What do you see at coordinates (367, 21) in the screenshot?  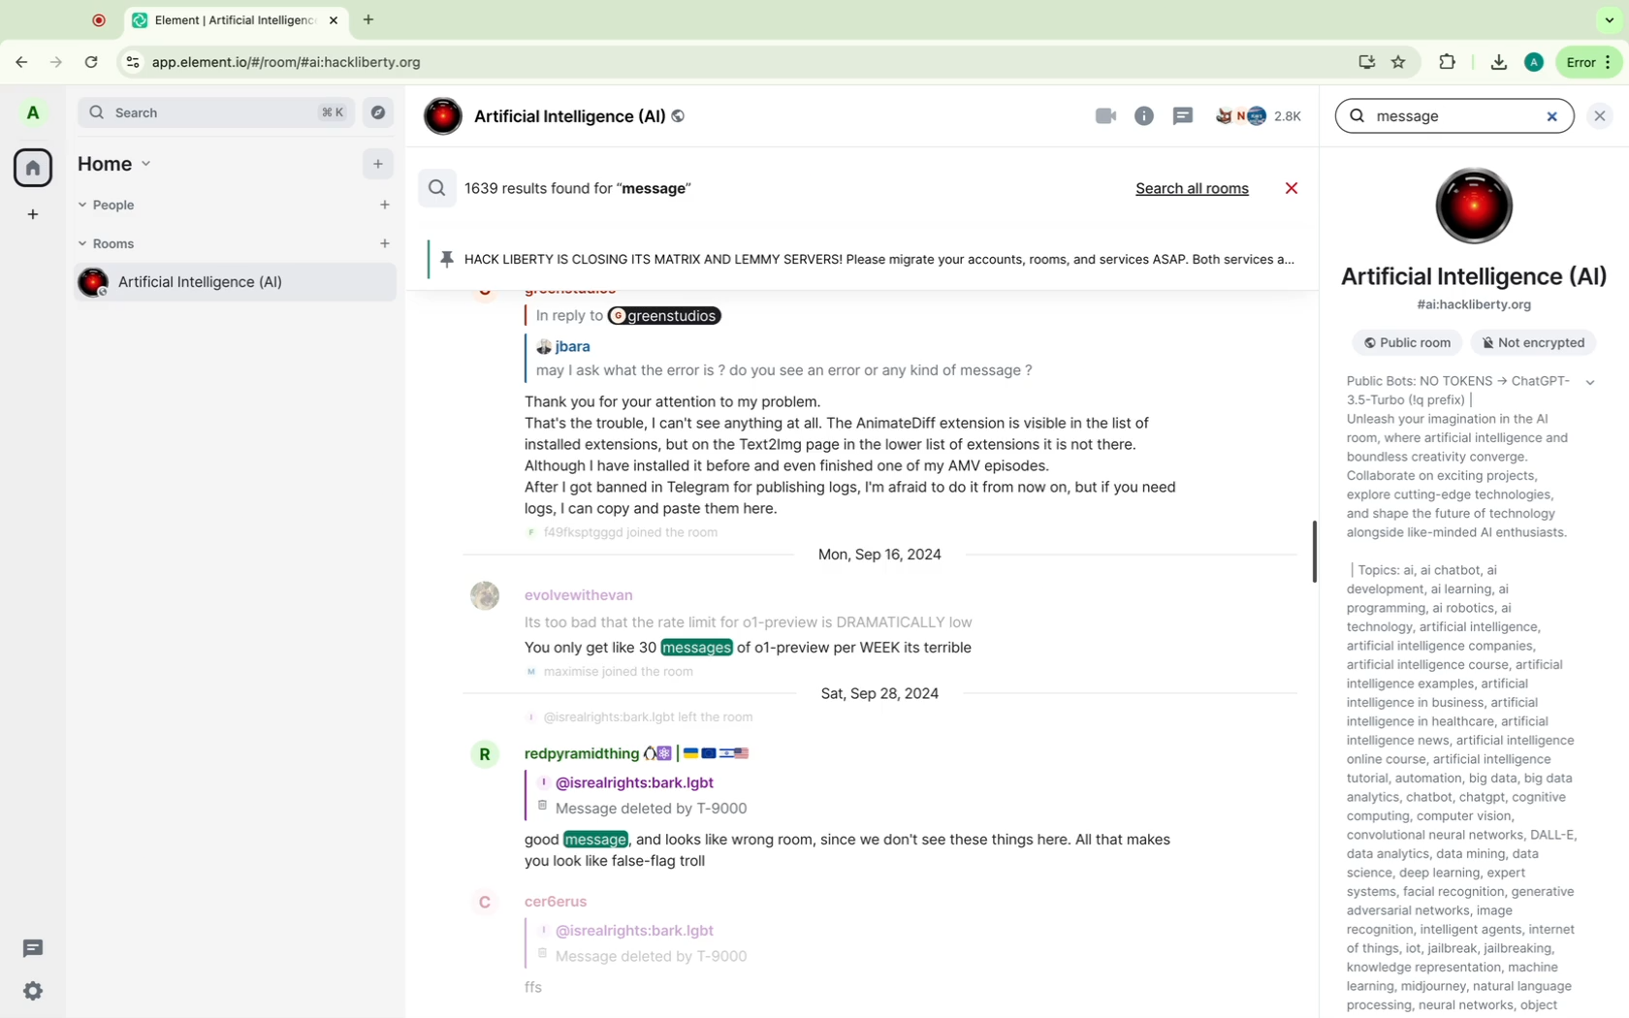 I see `new tab` at bounding box center [367, 21].